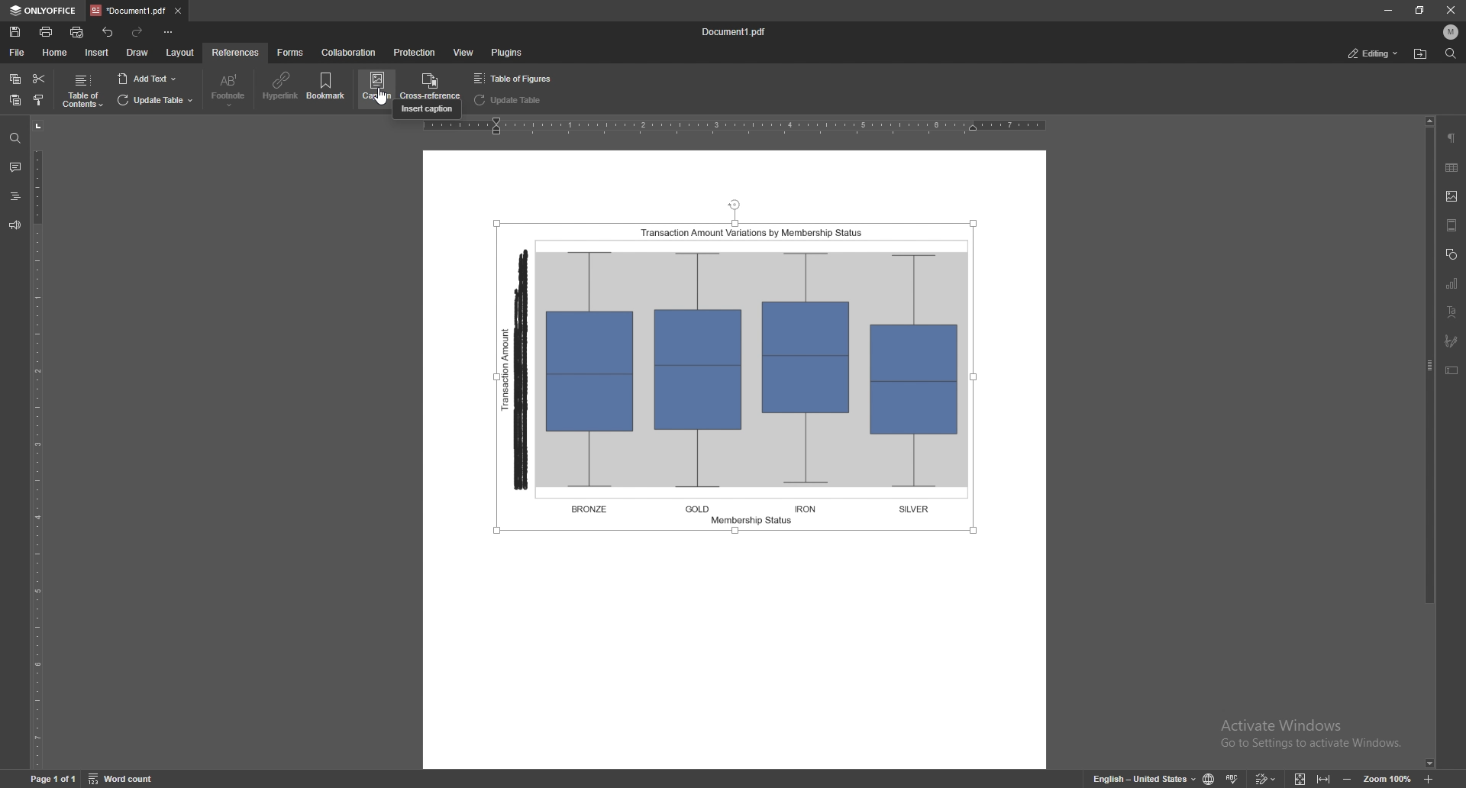 Image resolution: width=1466 pixels, height=788 pixels. What do you see at coordinates (15, 101) in the screenshot?
I see `paste` at bounding box center [15, 101].